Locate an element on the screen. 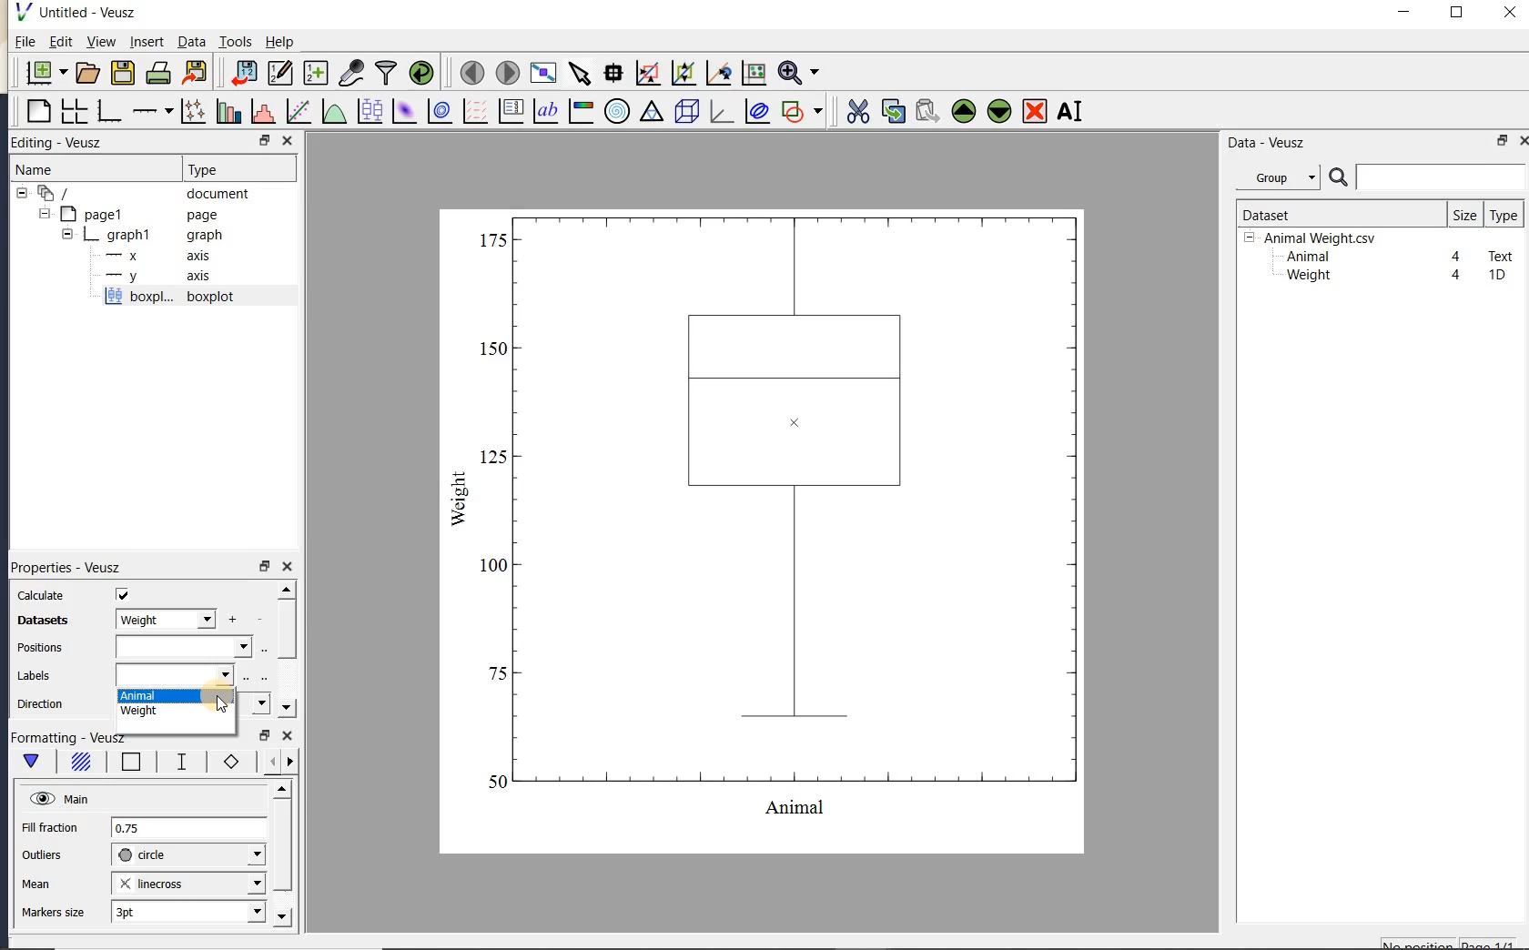 The image size is (1529, 950). add a shape to the plot is located at coordinates (801, 111).